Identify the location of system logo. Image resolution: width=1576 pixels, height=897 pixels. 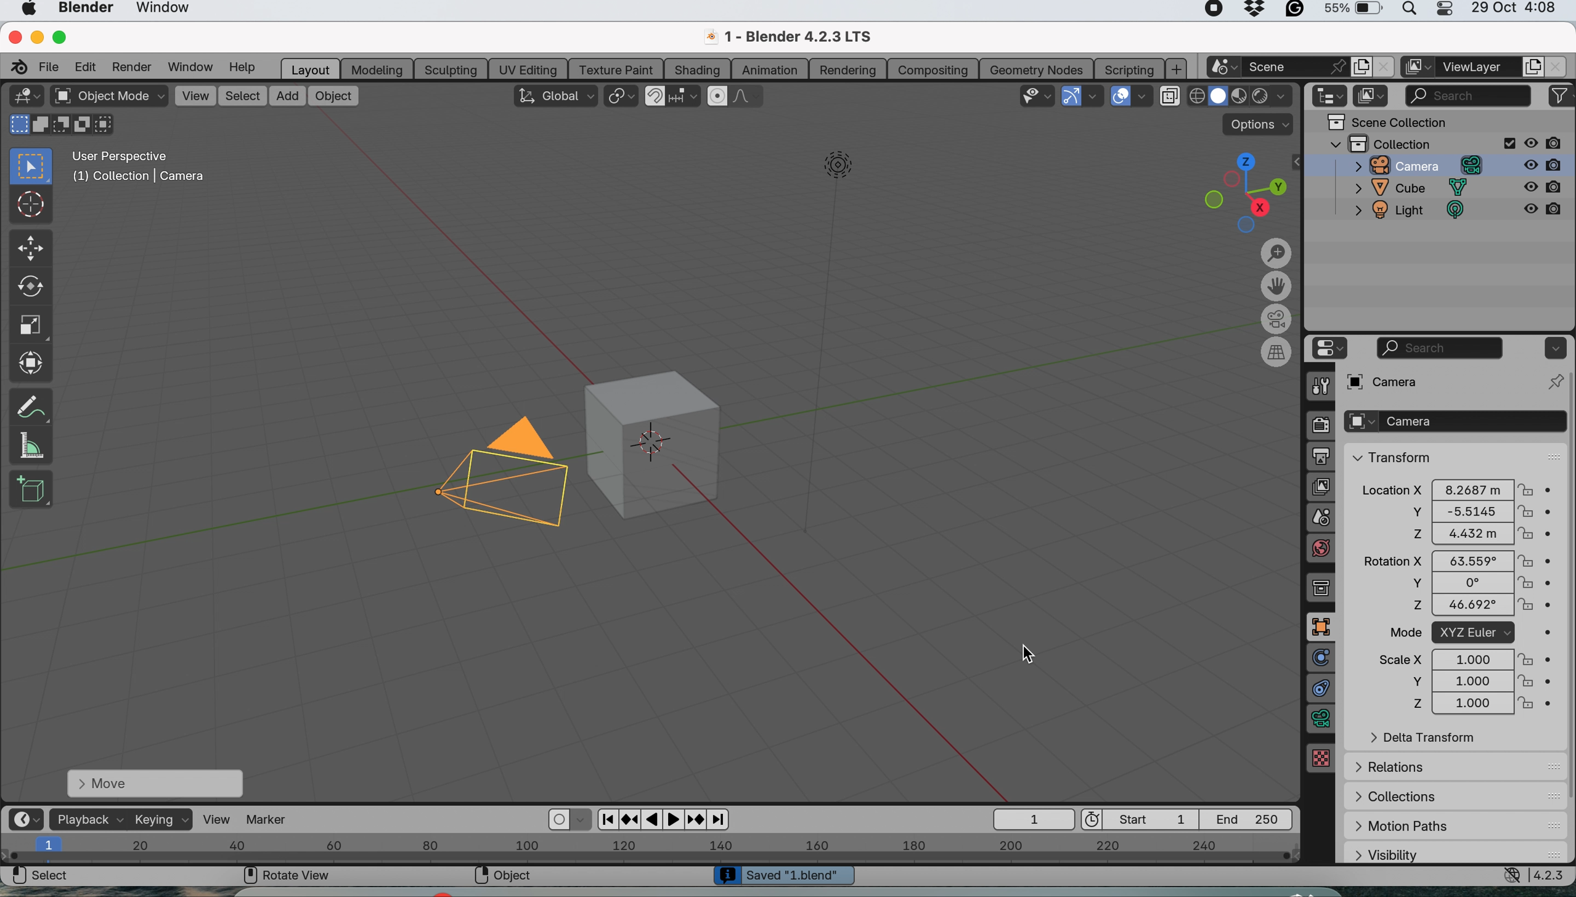
(28, 10).